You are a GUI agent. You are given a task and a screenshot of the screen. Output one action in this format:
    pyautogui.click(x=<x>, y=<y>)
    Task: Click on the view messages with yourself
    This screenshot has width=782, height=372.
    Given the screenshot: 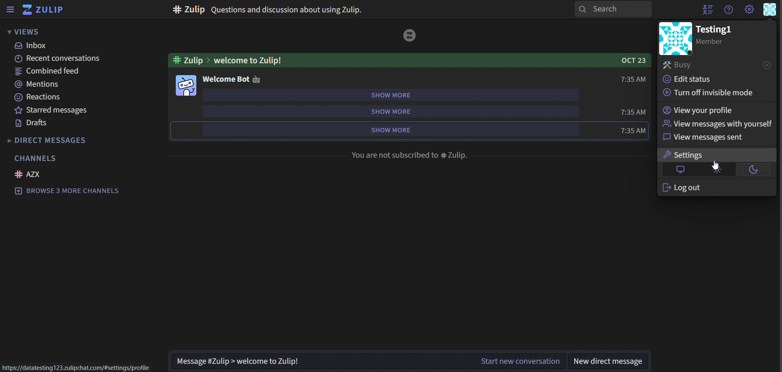 What is the action you would take?
    pyautogui.click(x=717, y=125)
    